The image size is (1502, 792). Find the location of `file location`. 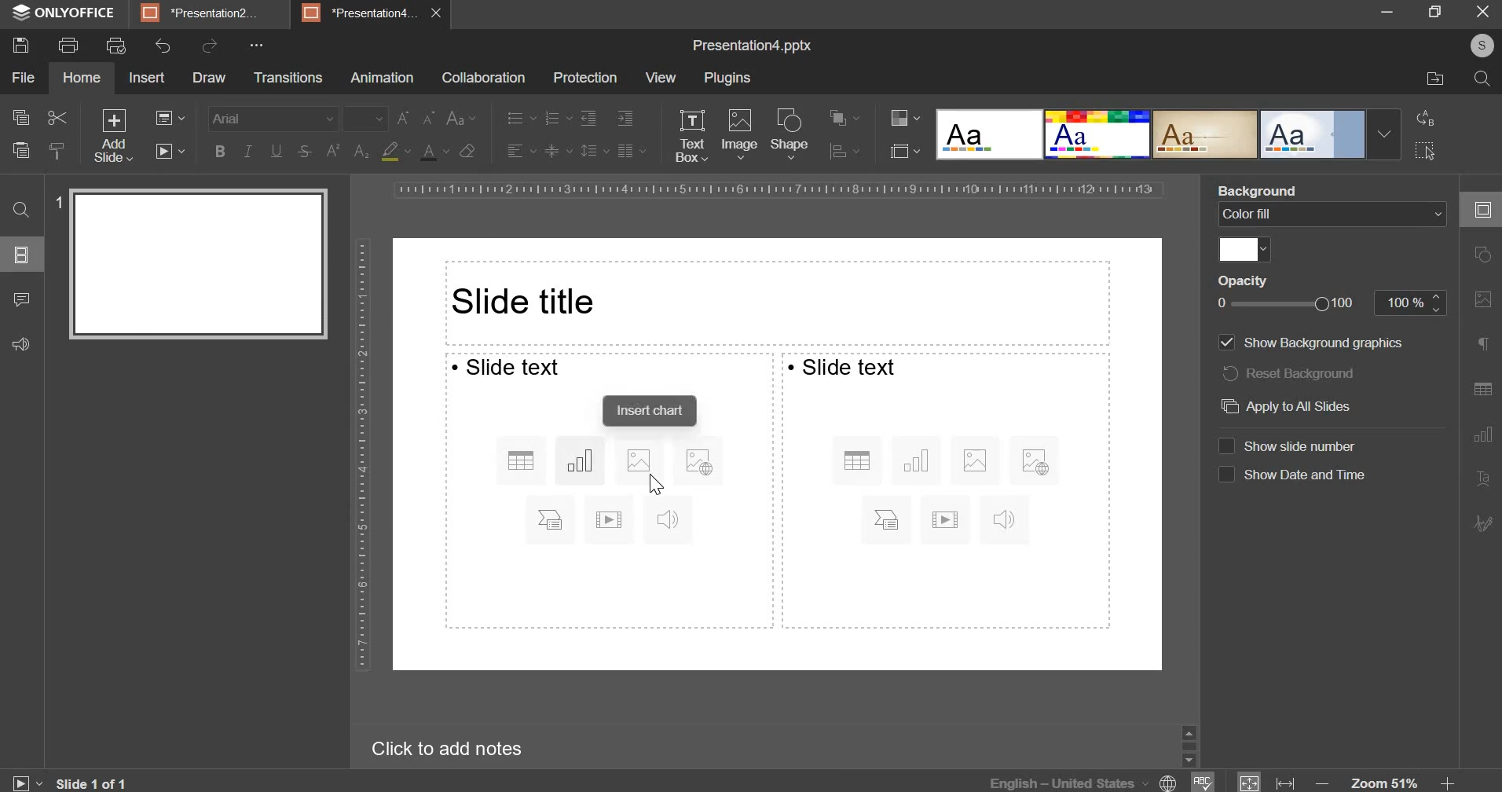

file location is located at coordinates (1435, 79).